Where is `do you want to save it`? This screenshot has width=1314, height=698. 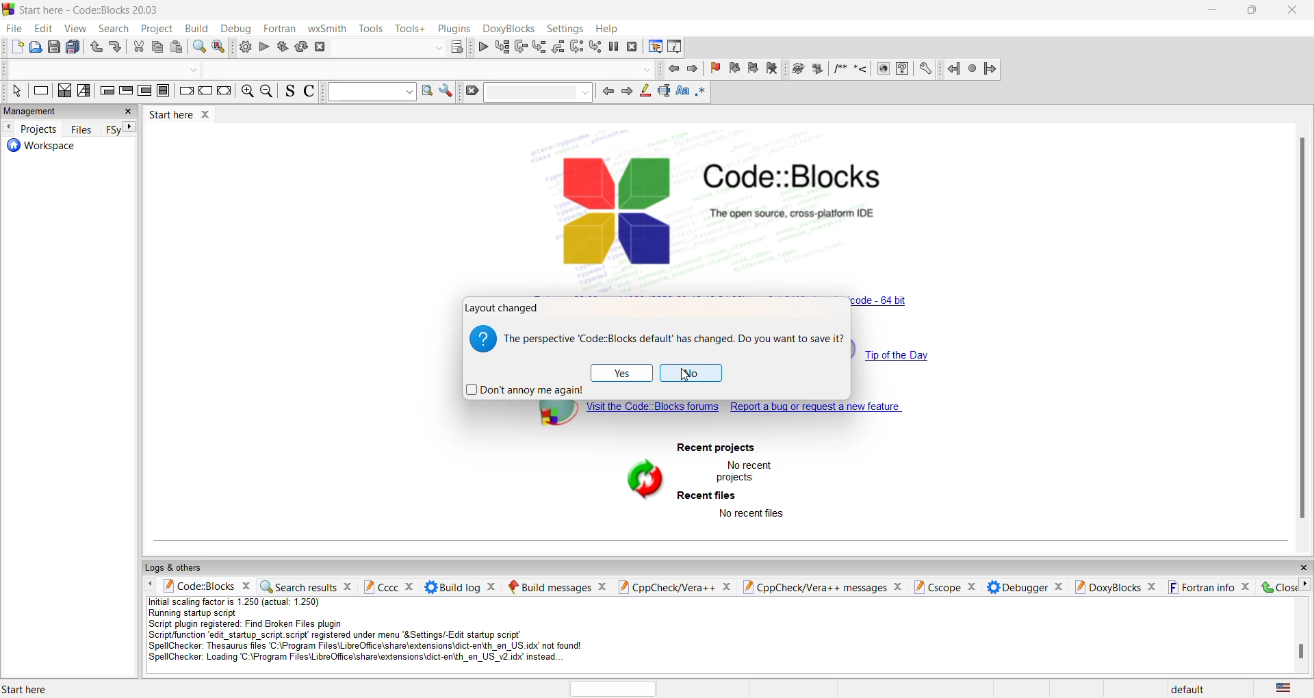 do you want to save it is located at coordinates (673, 339).